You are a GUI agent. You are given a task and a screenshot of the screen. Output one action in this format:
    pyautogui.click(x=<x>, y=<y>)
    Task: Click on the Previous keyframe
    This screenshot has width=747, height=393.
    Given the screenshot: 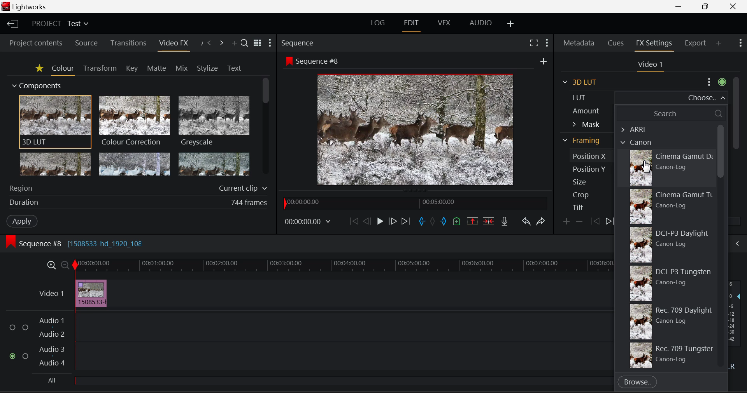 What is the action you would take?
    pyautogui.click(x=595, y=222)
    